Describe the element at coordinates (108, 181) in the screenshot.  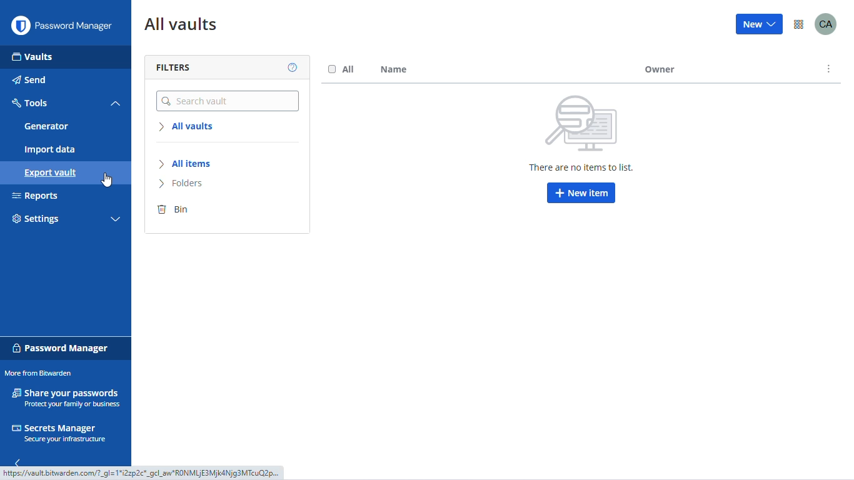
I see `cursor` at that location.